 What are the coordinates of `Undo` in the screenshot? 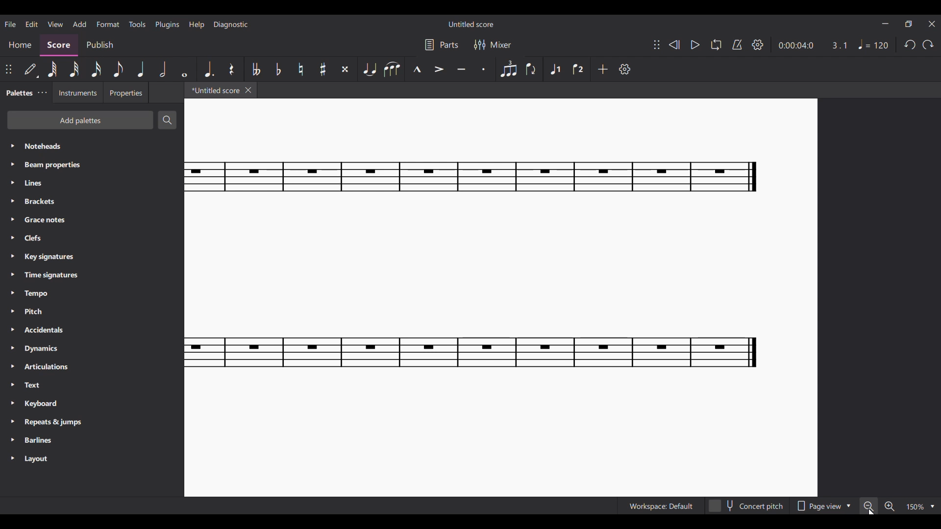 It's located at (910, 45).